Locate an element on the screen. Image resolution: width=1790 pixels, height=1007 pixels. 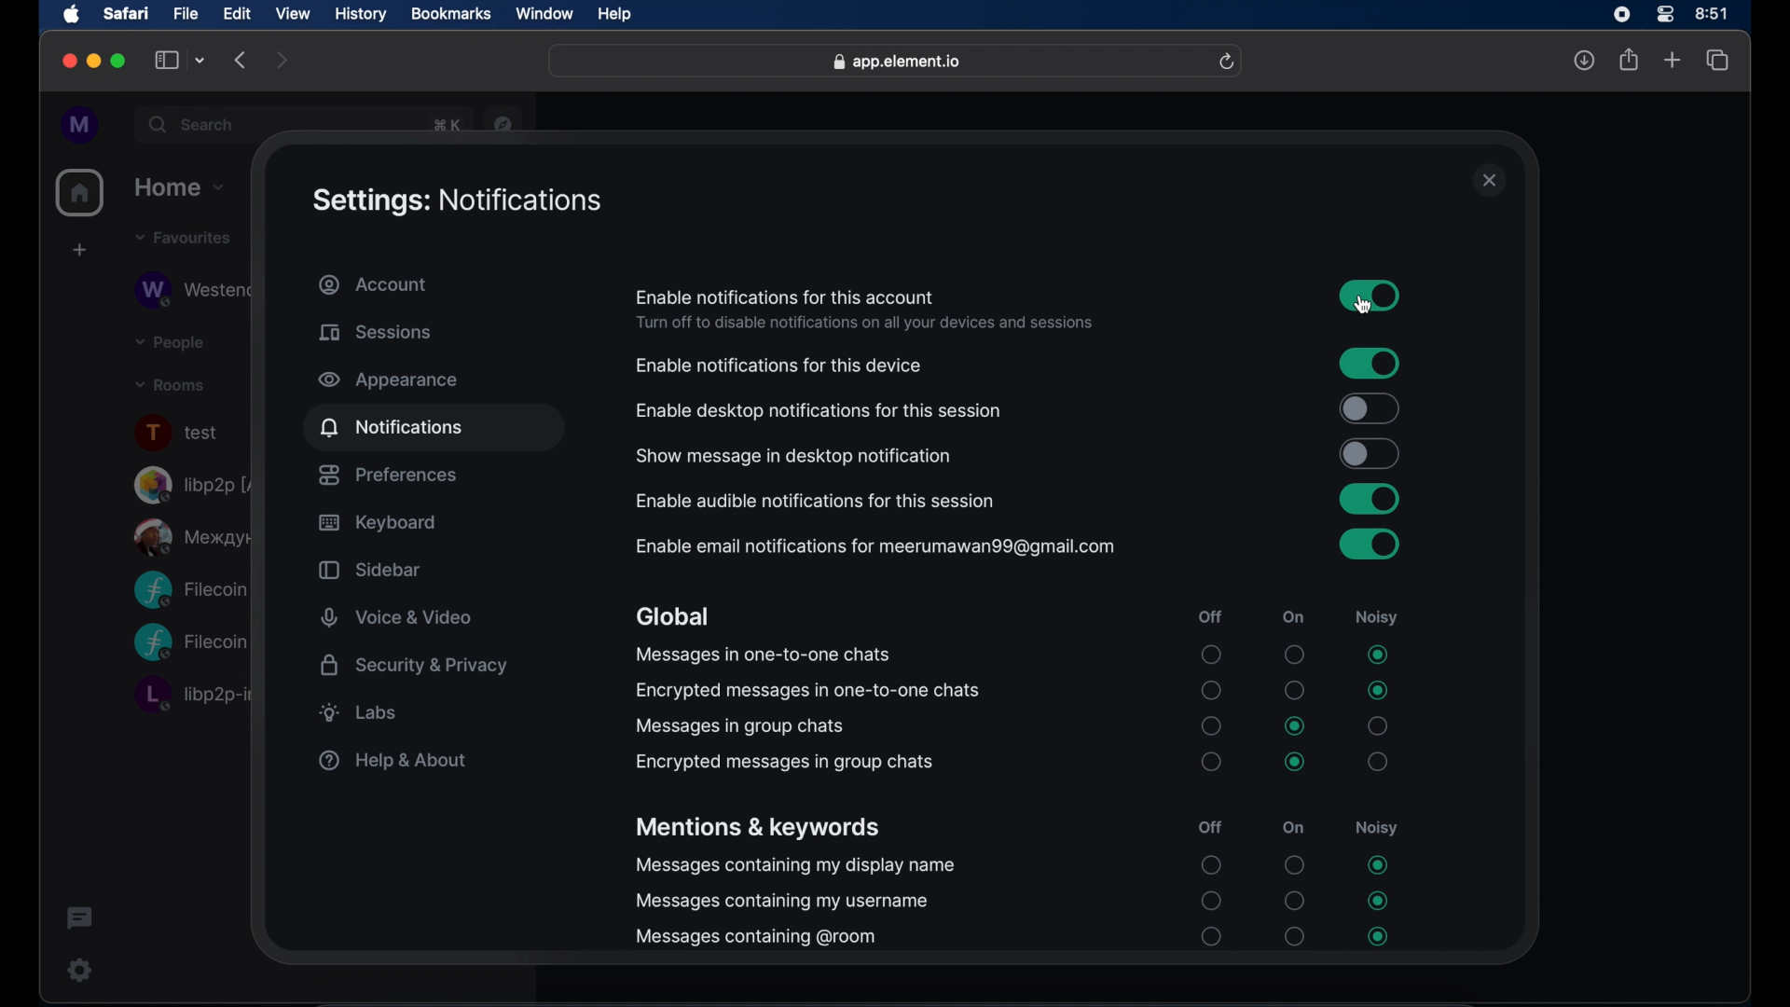
navigator is located at coordinates (504, 125).